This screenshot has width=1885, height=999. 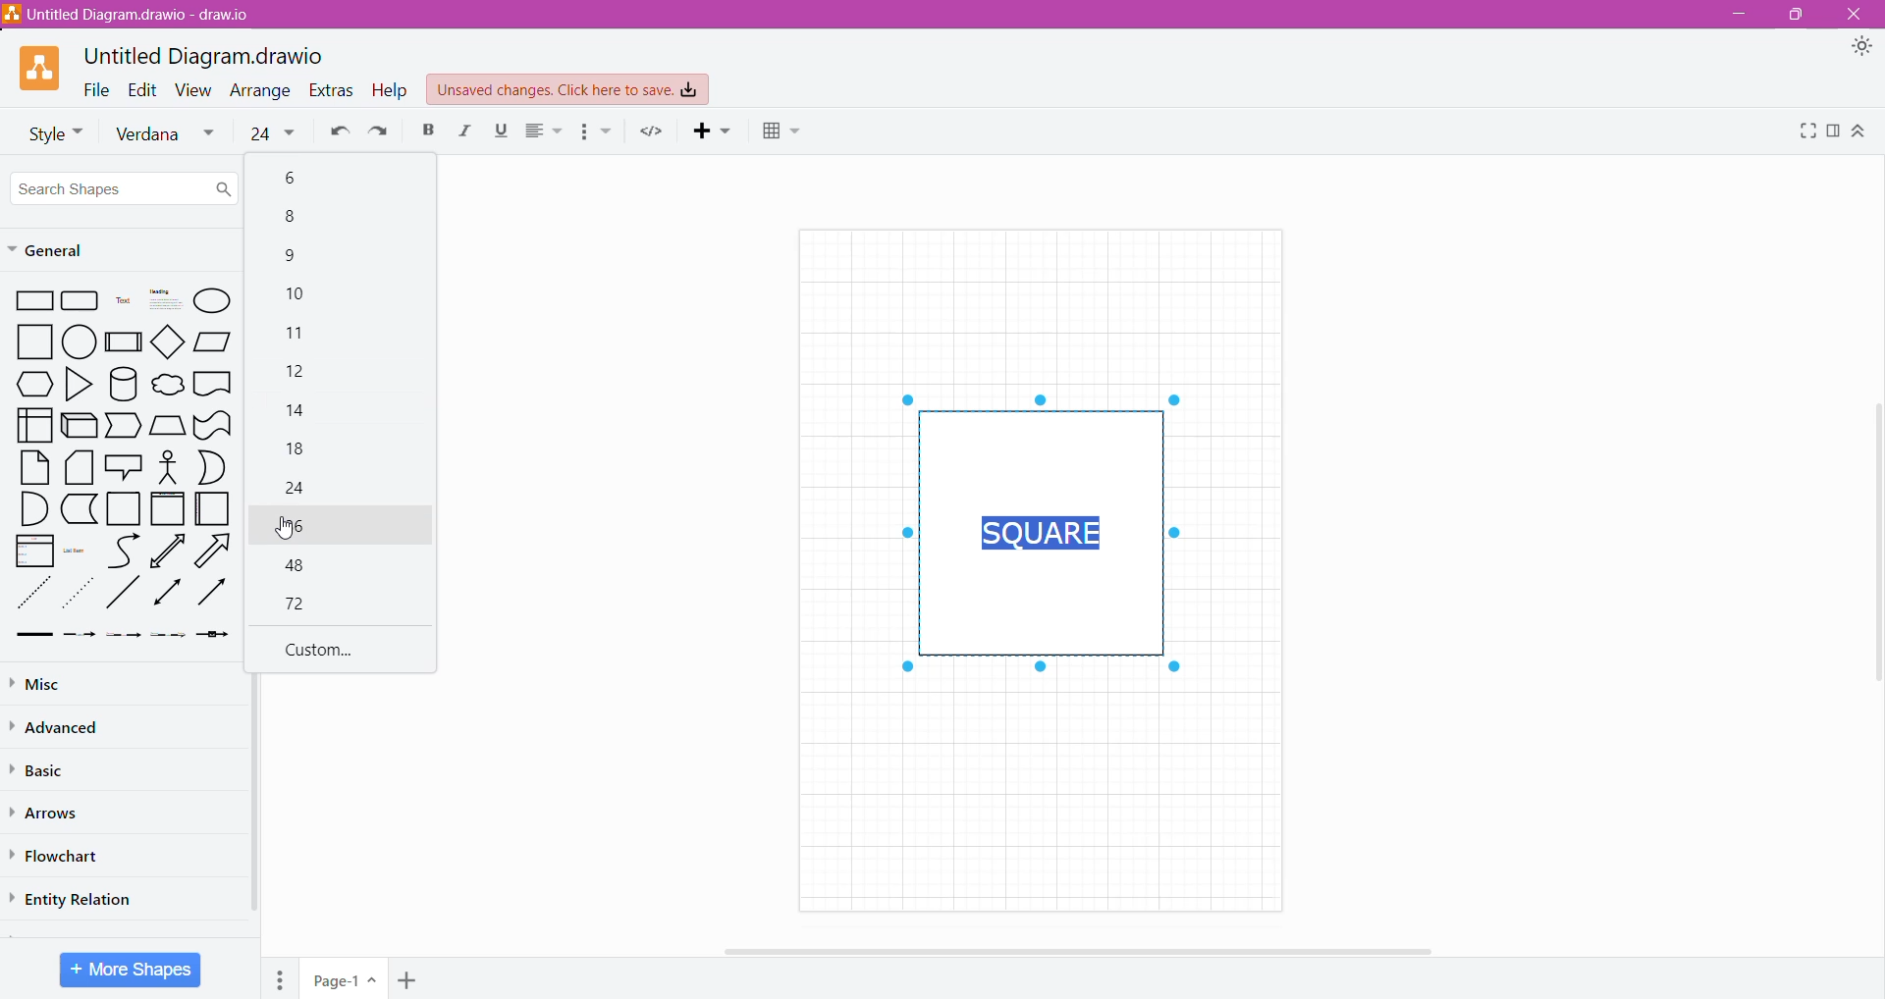 What do you see at coordinates (31, 342) in the screenshot?
I see `square` at bounding box center [31, 342].